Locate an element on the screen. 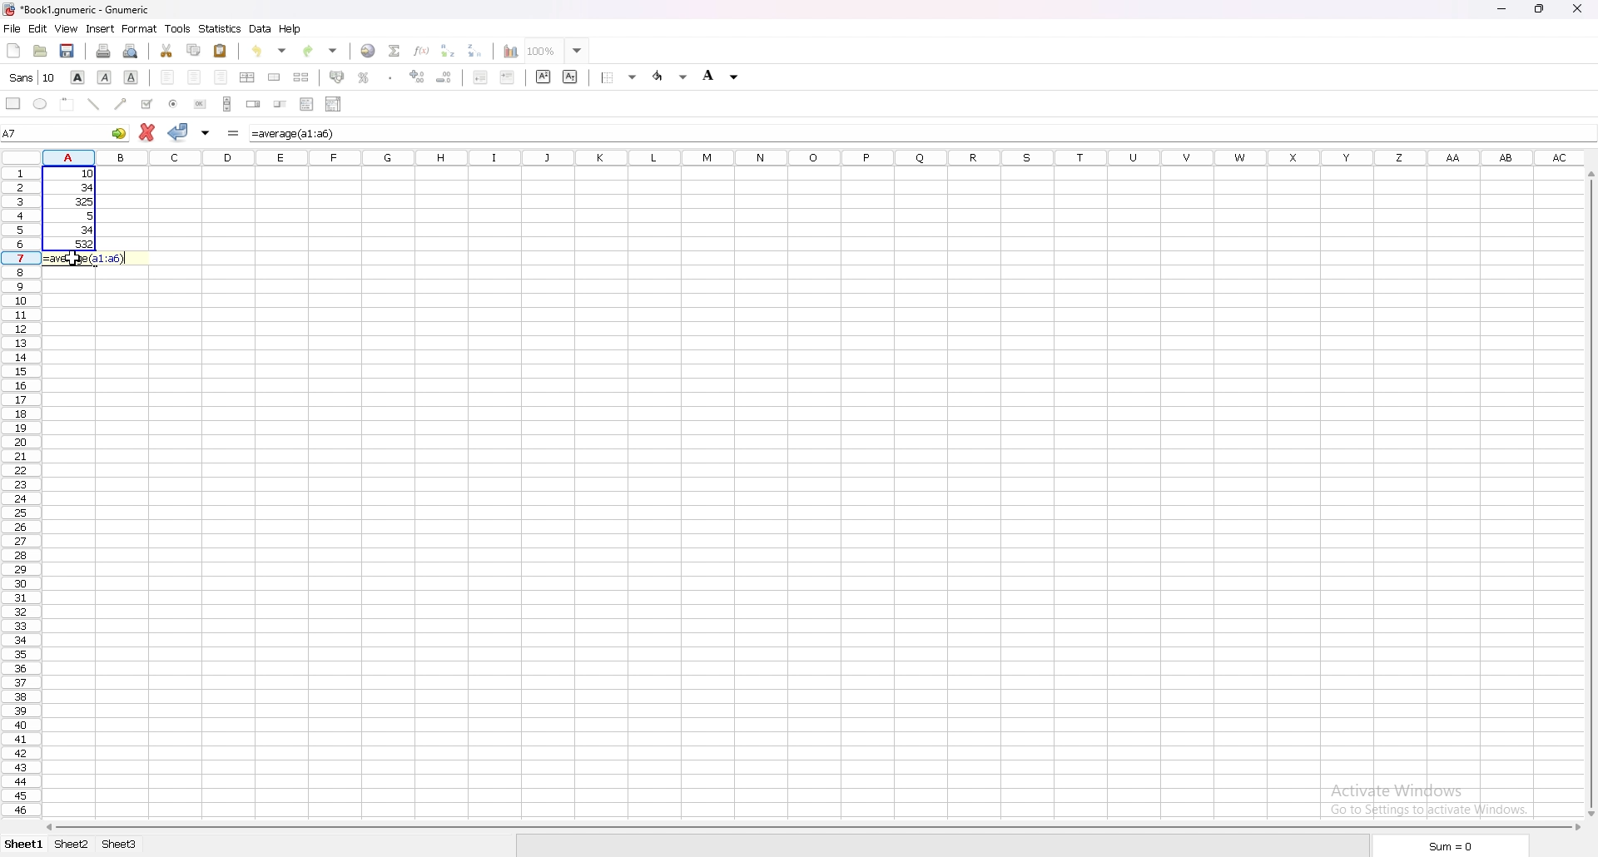 Image resolution: width=1598 pixels, height=857 pixels. zoom is located at coordinates (556, 51).